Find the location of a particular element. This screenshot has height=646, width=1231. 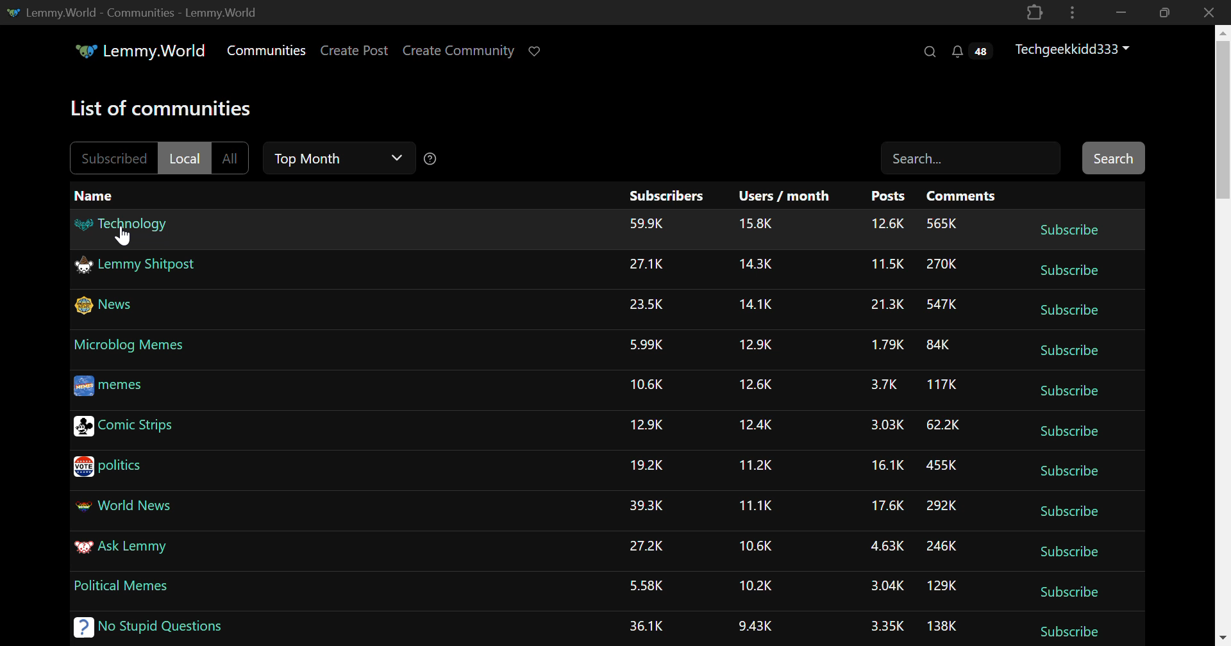

Local Filter Selected is located at coordinates (181, 158).